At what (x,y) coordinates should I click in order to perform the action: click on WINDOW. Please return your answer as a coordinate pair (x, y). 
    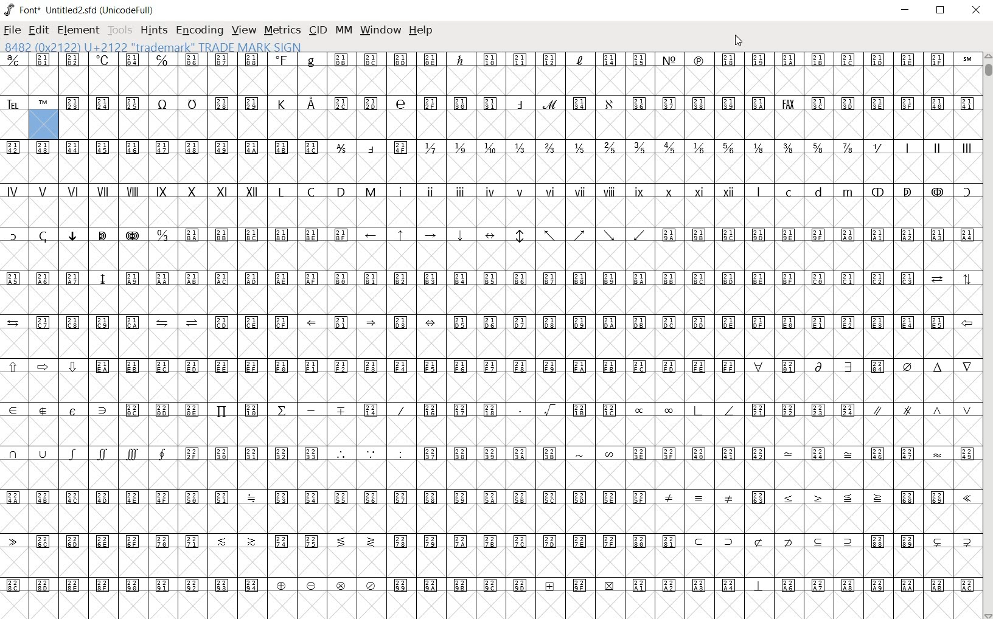
    Looking at the image, I should click on (379, 30).